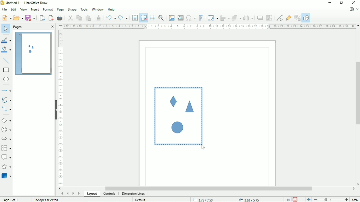 Image resolution: width=360 pixels, height=202 pixels. I want to click on Insert fontwork text, so click(201, 18).